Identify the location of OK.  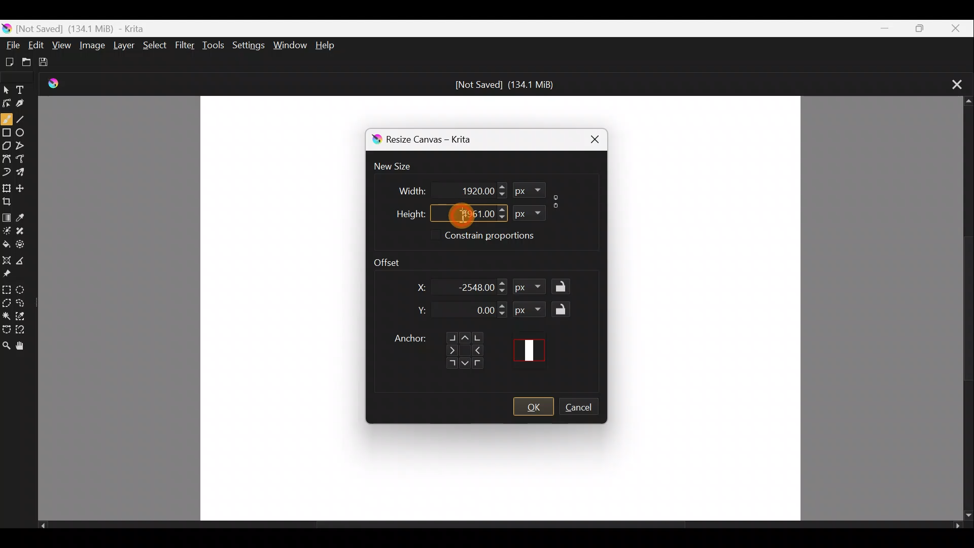
(533, 407).